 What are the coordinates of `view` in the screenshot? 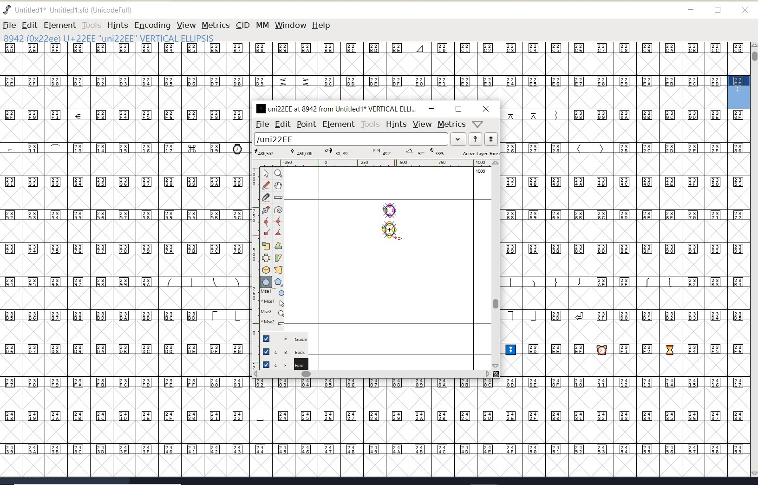 It's located at (422, 124).